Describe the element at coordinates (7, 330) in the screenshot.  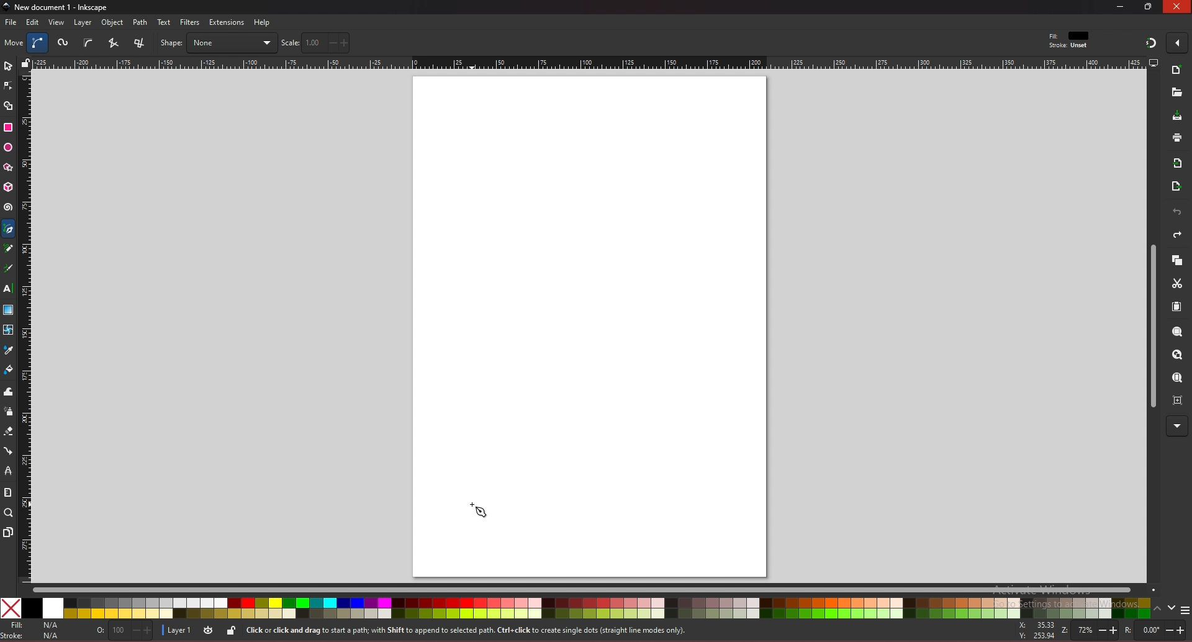
I see `mesh` at that location.